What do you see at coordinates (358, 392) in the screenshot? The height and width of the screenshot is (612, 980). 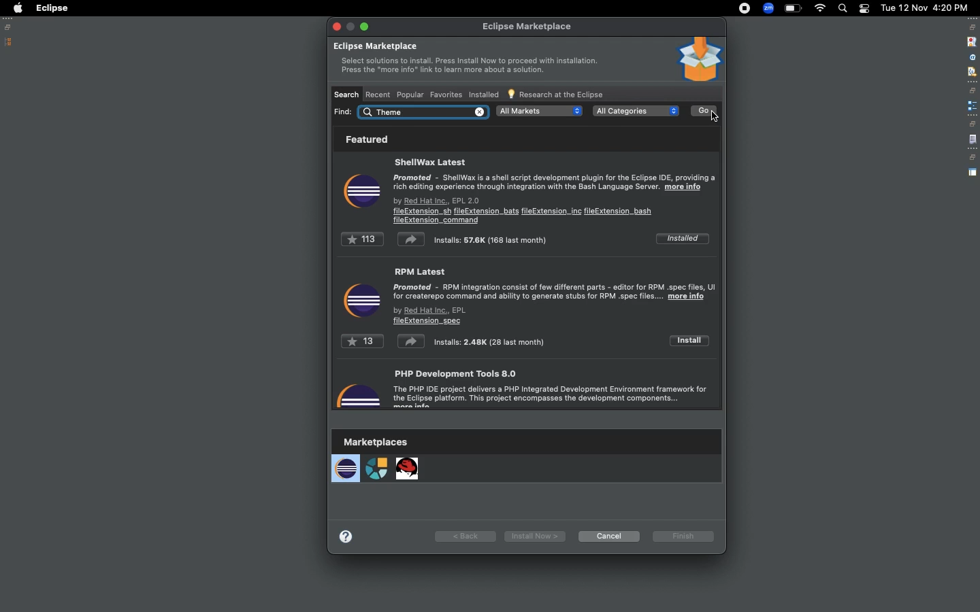 I see `Icon` at bounding box center [358, 392].